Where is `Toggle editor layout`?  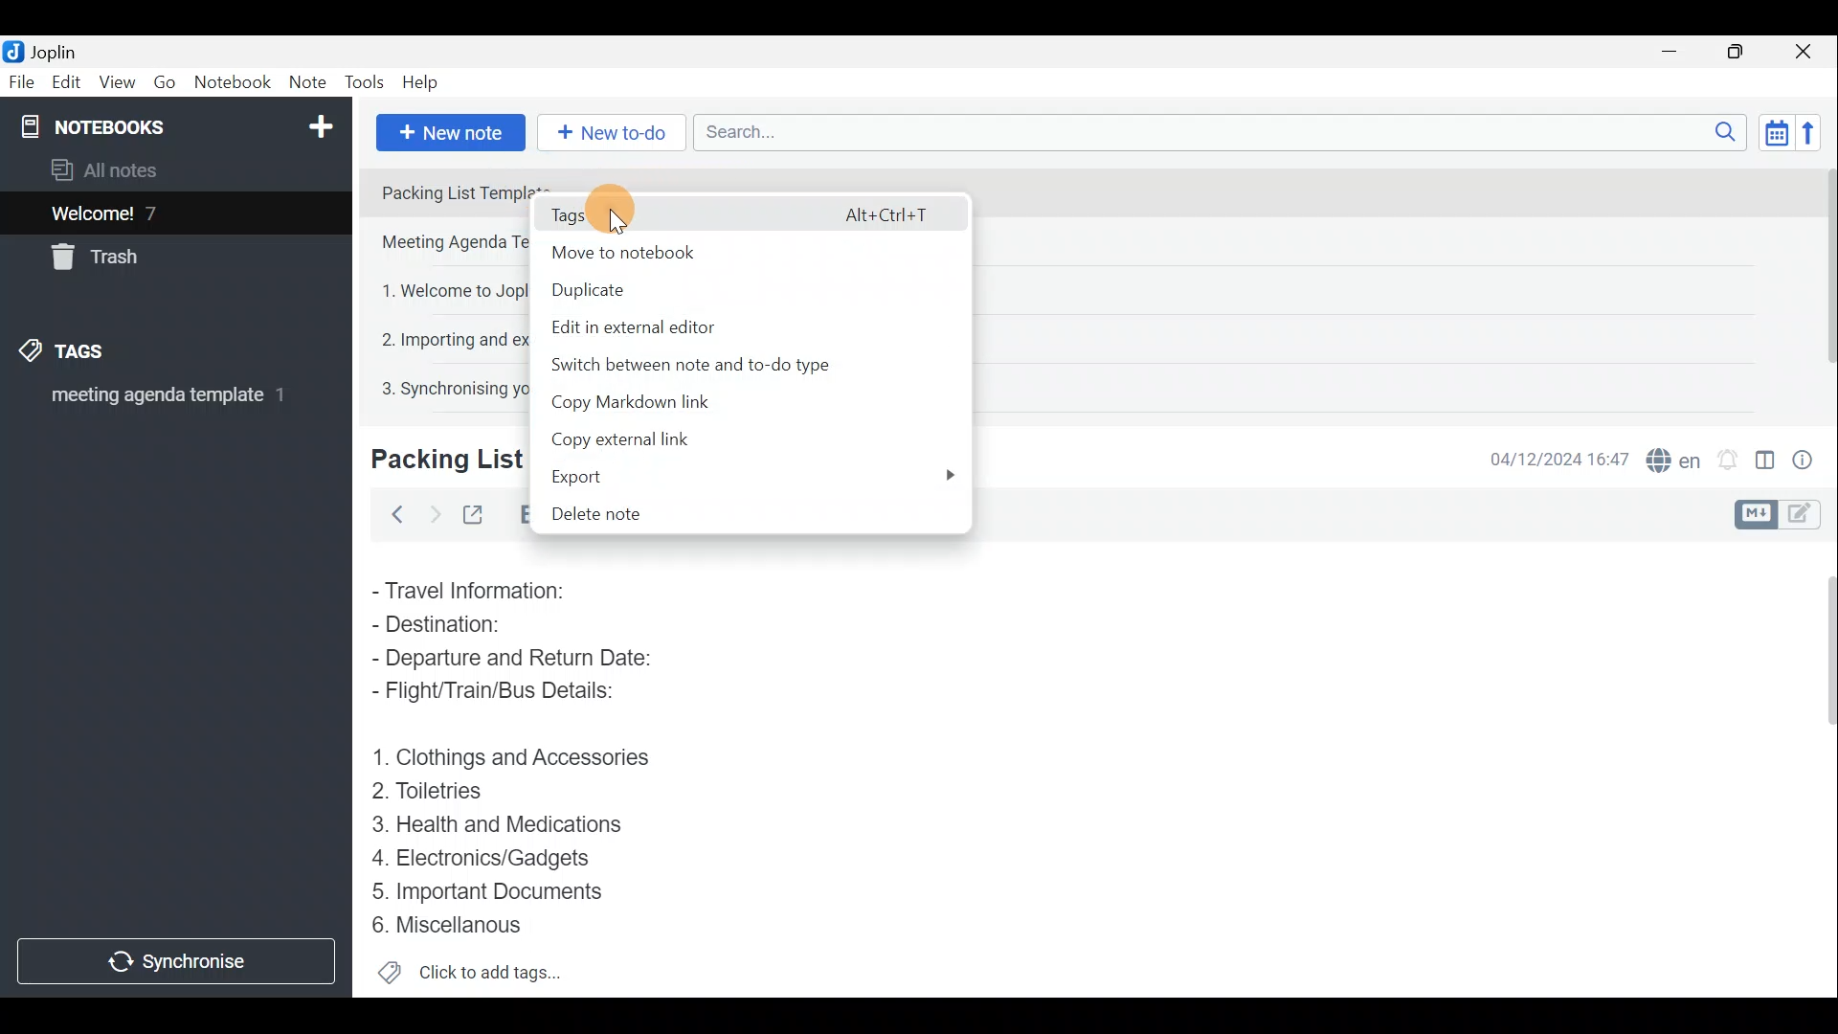 Toggle editor layout is located at coordinates (1764, 454).